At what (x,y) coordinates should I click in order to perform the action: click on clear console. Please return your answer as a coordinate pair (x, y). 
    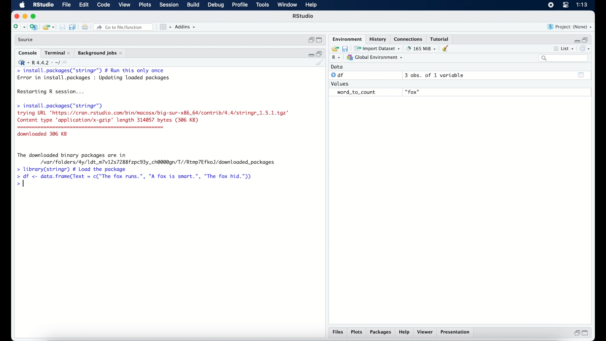
    Looking at the image, I should click on (447, 48).